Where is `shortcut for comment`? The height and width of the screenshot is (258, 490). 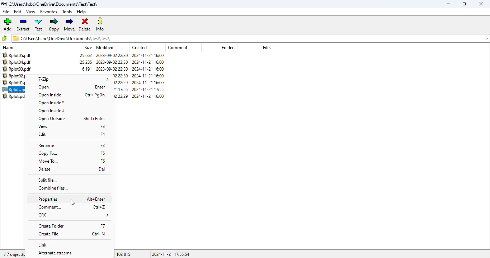
shortcut for comment is located at coordinates (99, 207).